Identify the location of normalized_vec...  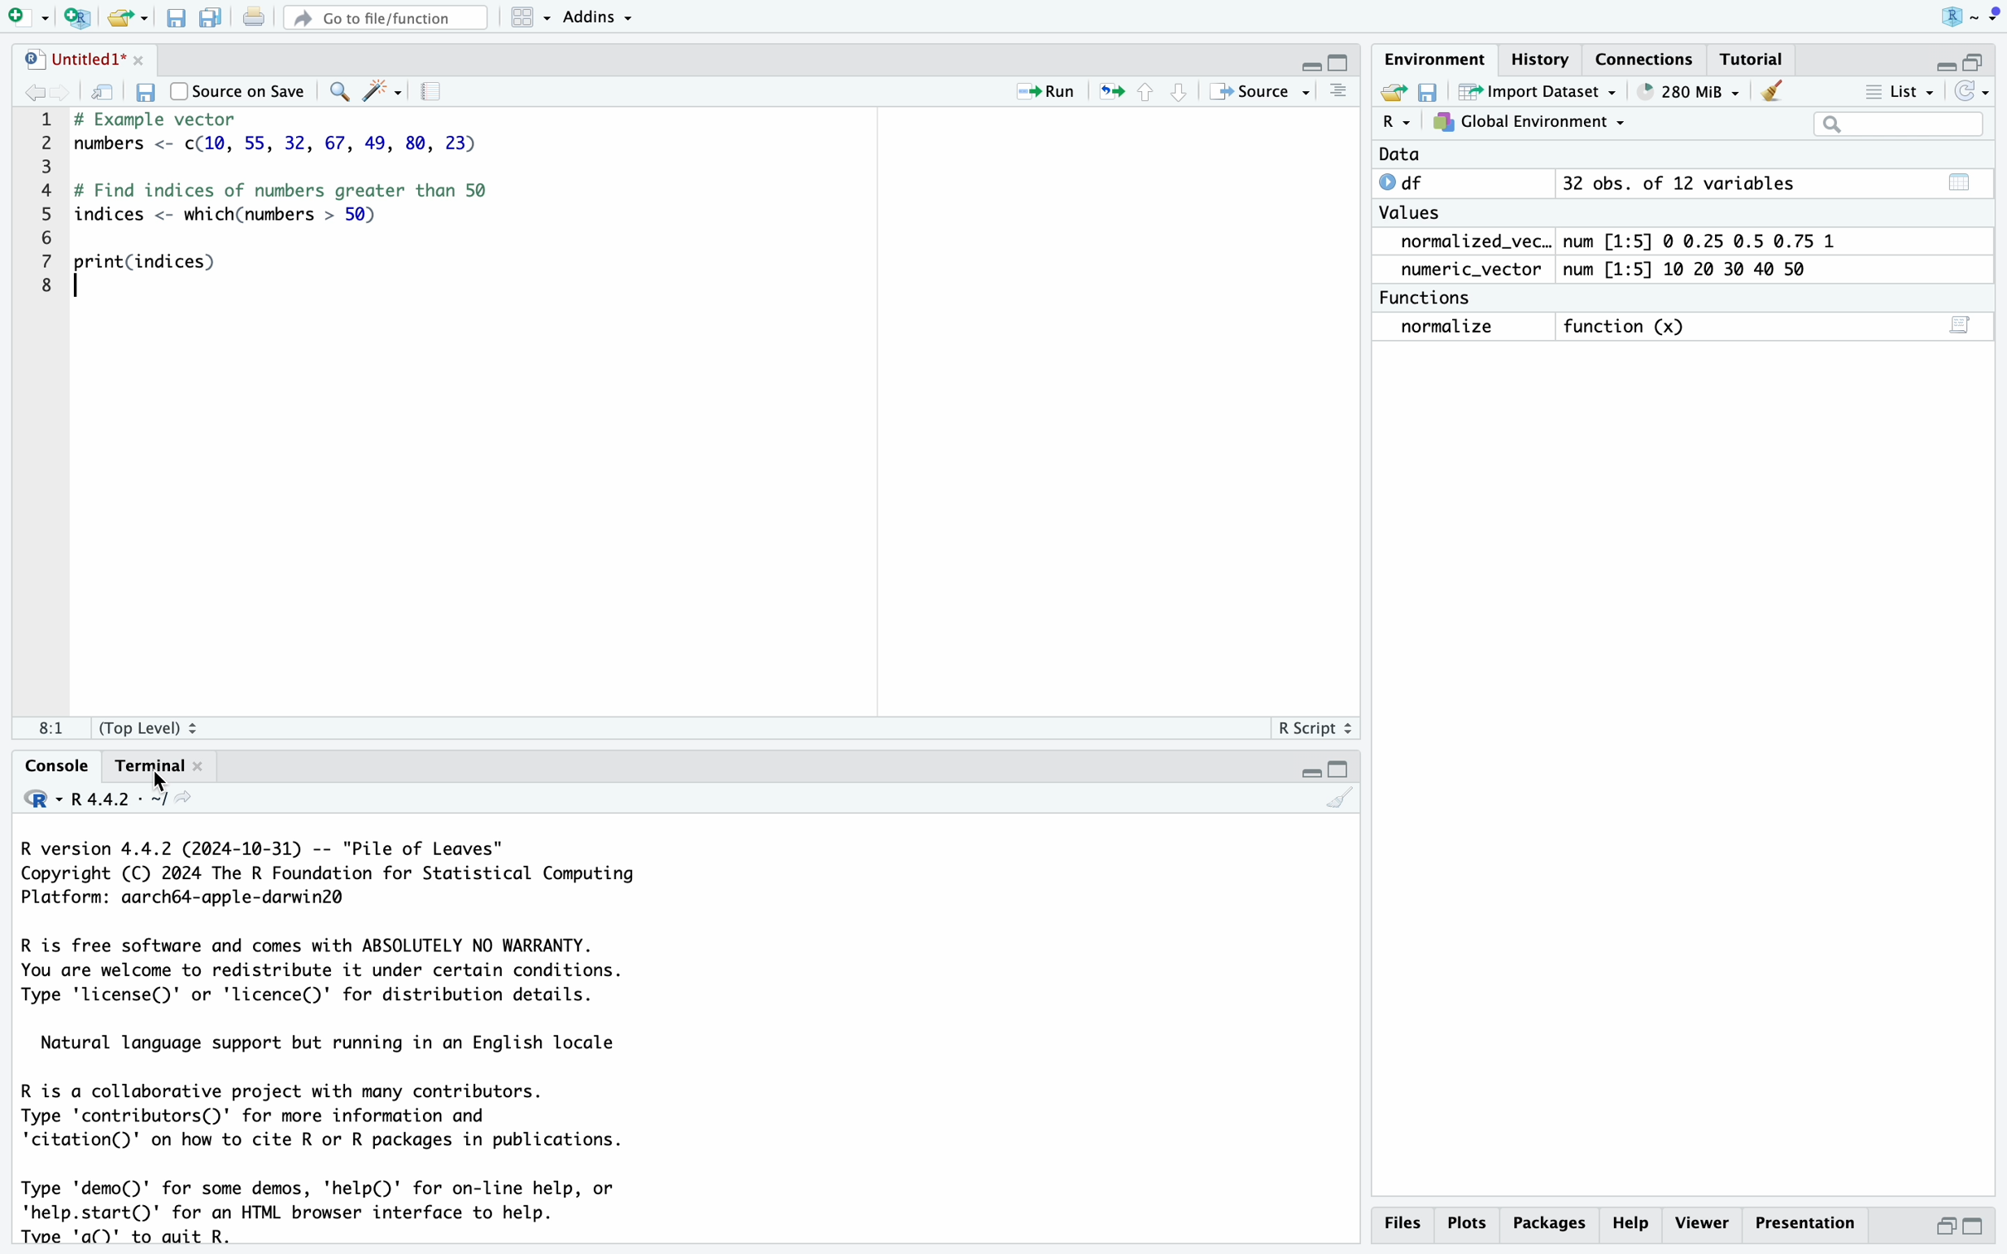
(1468, 242).